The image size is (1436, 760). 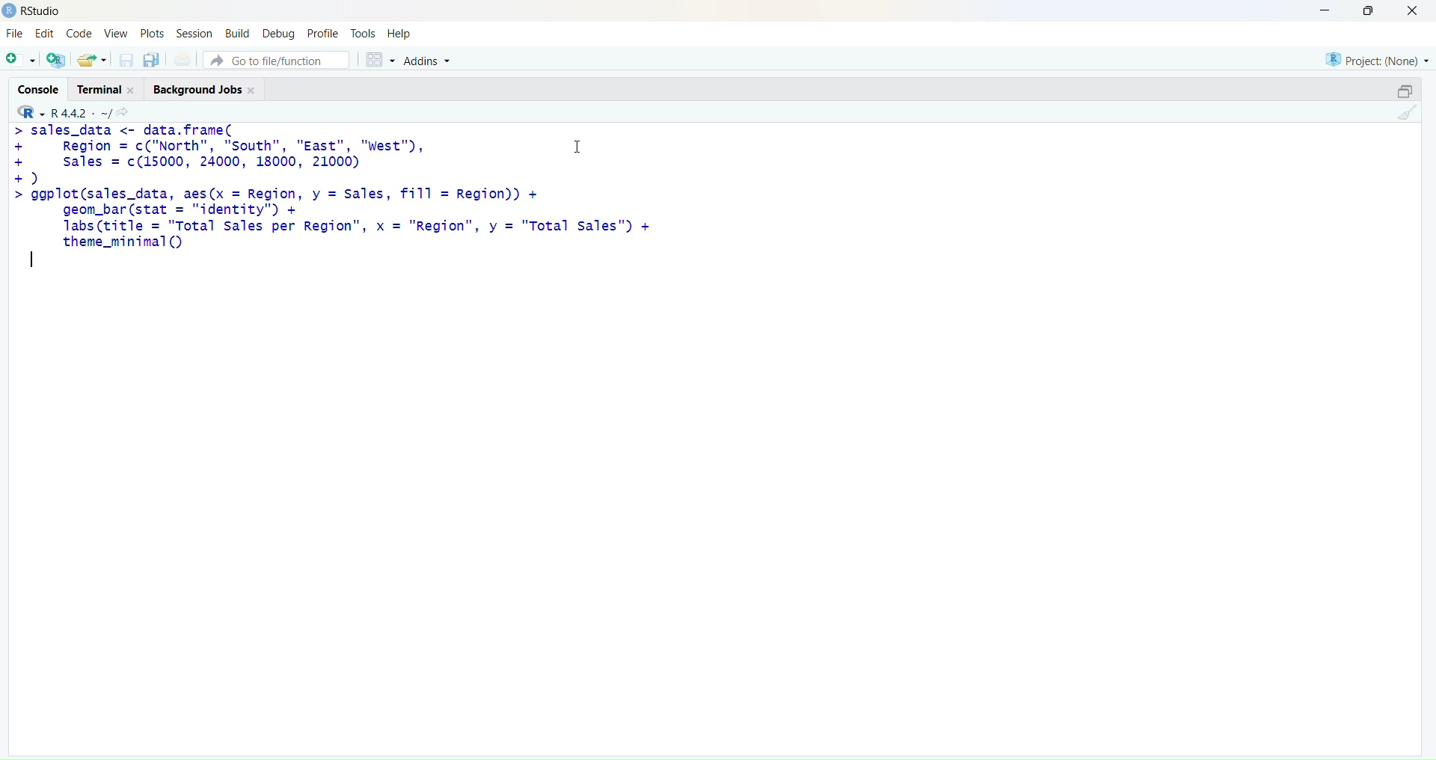 I want to click on View, so click(x=118, y=34).